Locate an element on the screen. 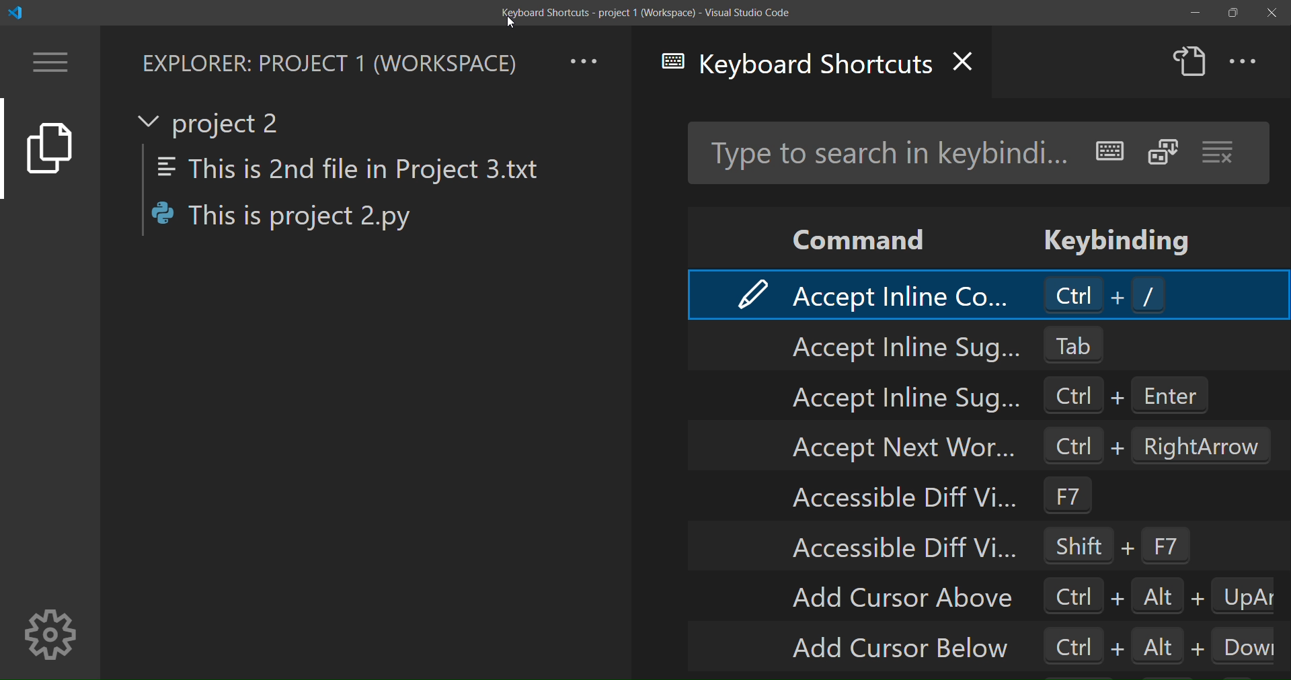 The width and height of the screenshot is (1291, 680). add cursor below is located at coordinates (904, 648).